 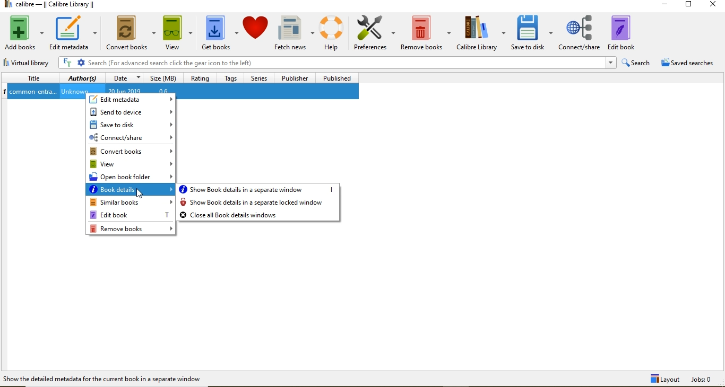 What do you see at coordinates (74, 92) in the screenshot?
I see `Unknown` at bounding box center [74, 92].